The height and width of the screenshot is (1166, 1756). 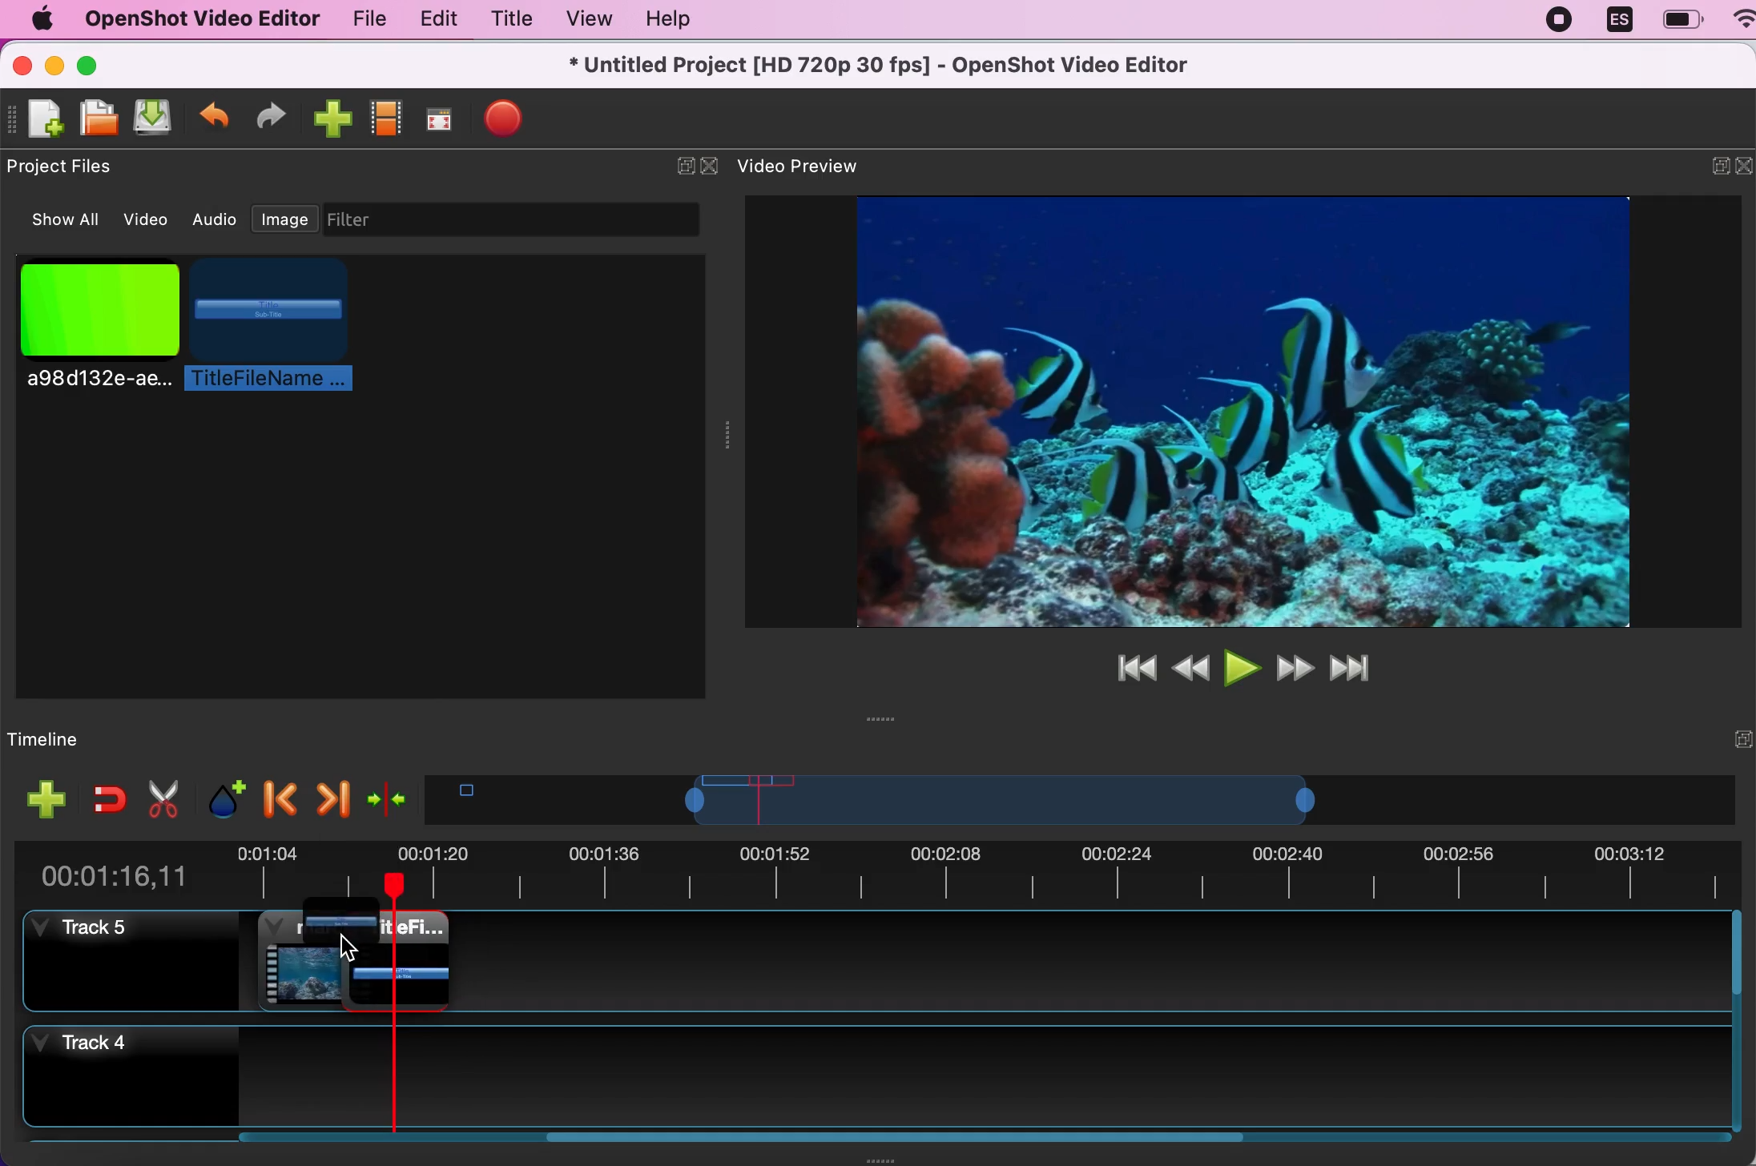 I want to click on mac logo, so click(x=41, y=18).